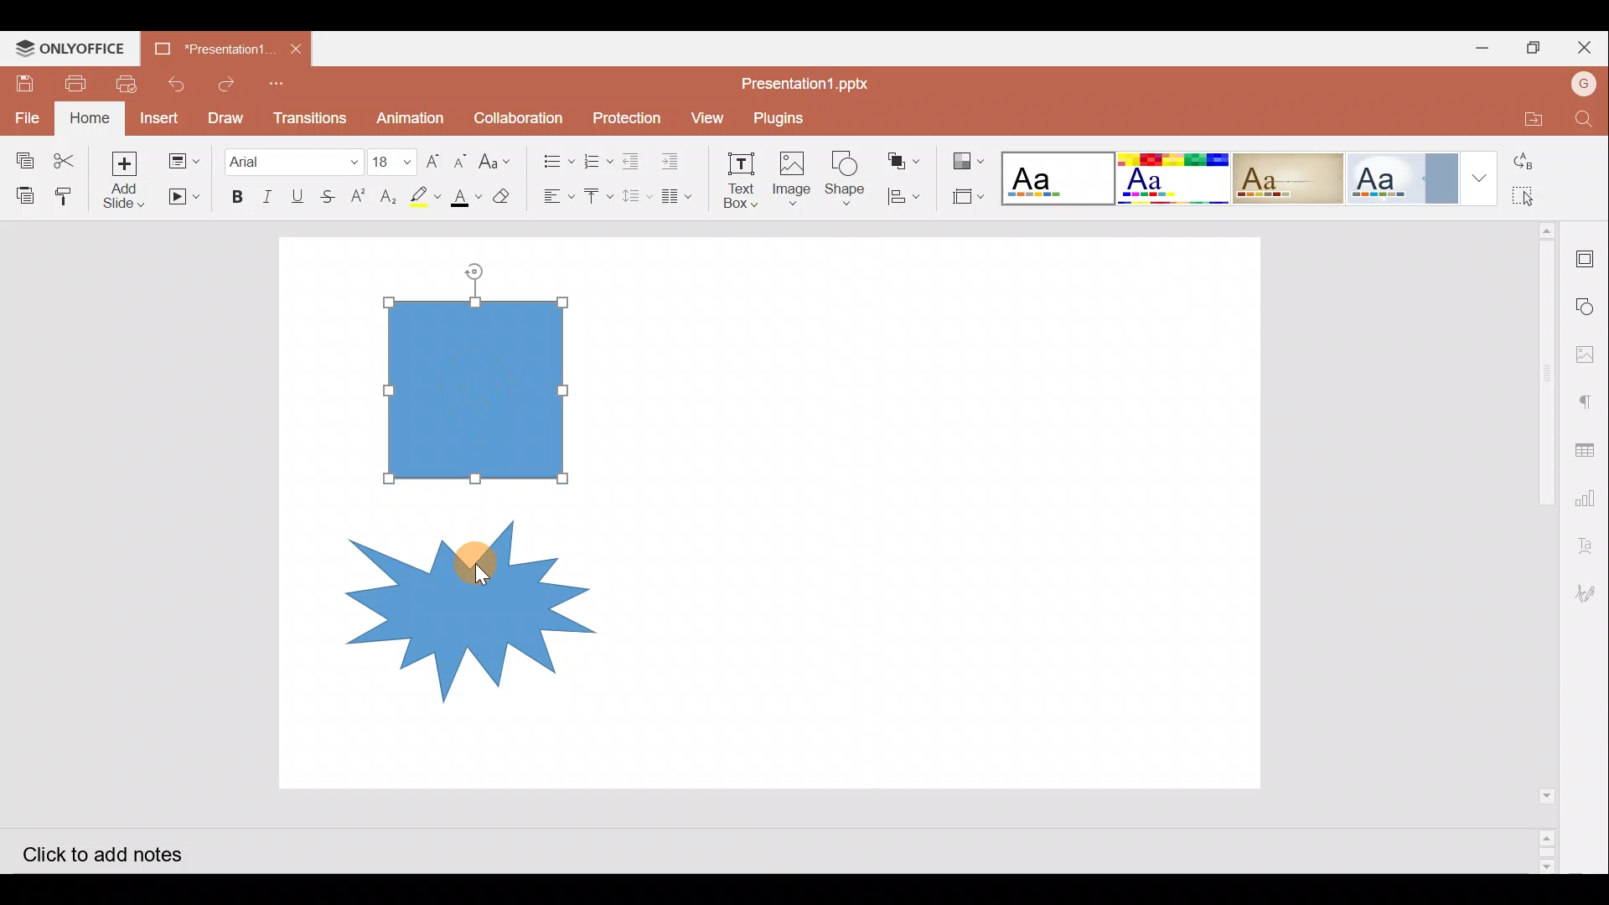  Describe the element at coordinates (431, 156) in the screenshot. I see `Increase font size` at that location.